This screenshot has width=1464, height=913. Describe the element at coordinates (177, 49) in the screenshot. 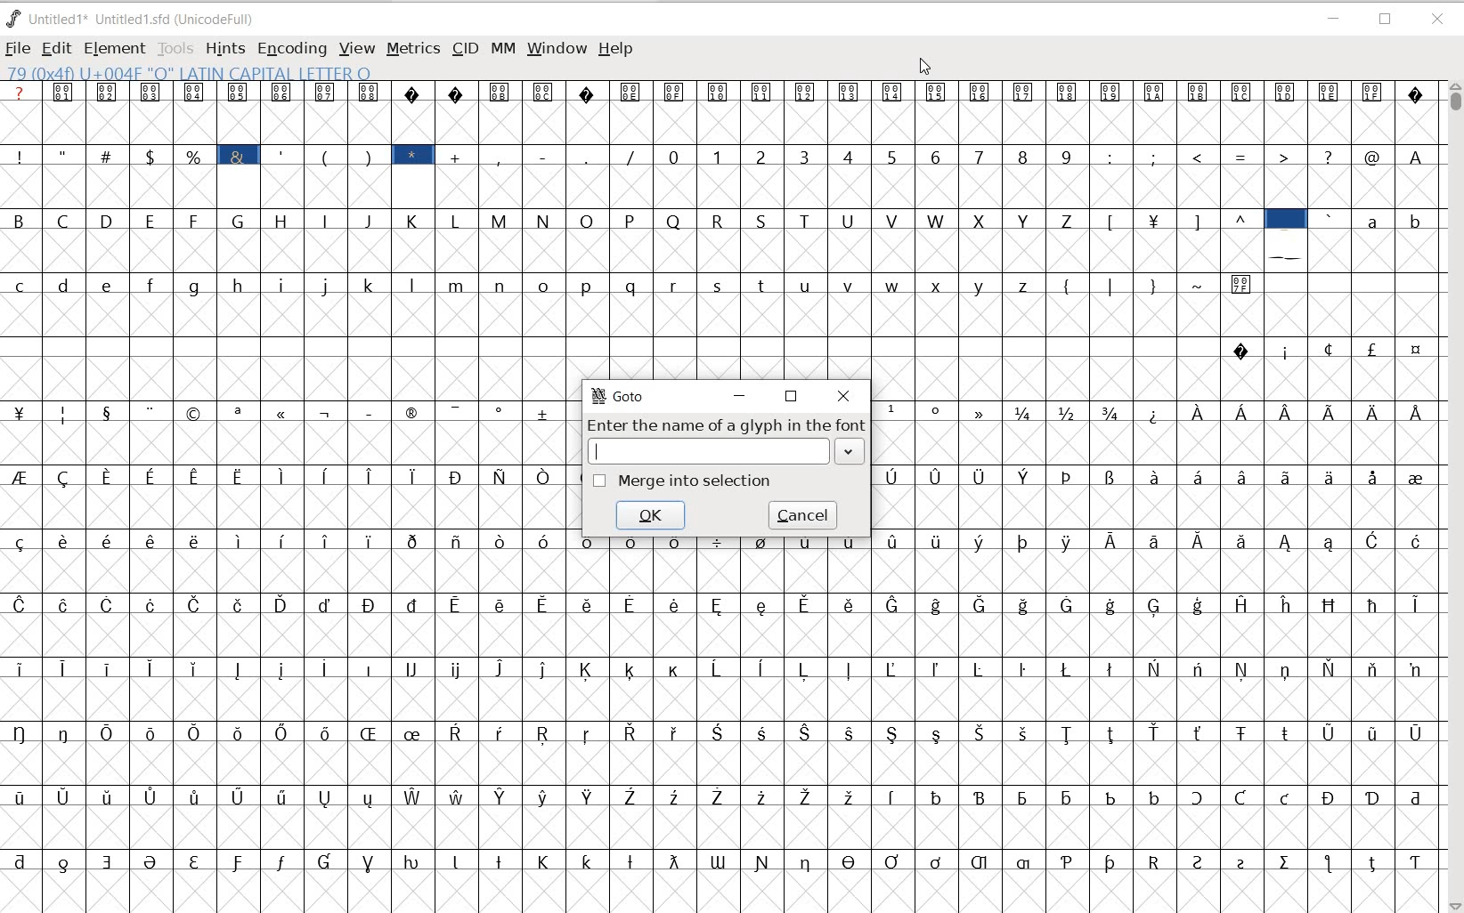

I see `TOOLS` at that location.